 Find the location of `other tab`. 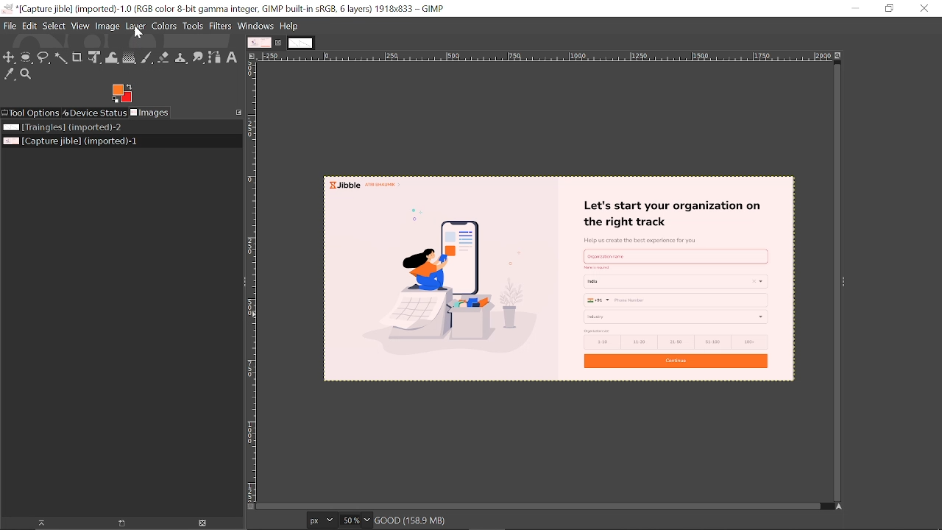

other tab is located at coordinates (301, 43).